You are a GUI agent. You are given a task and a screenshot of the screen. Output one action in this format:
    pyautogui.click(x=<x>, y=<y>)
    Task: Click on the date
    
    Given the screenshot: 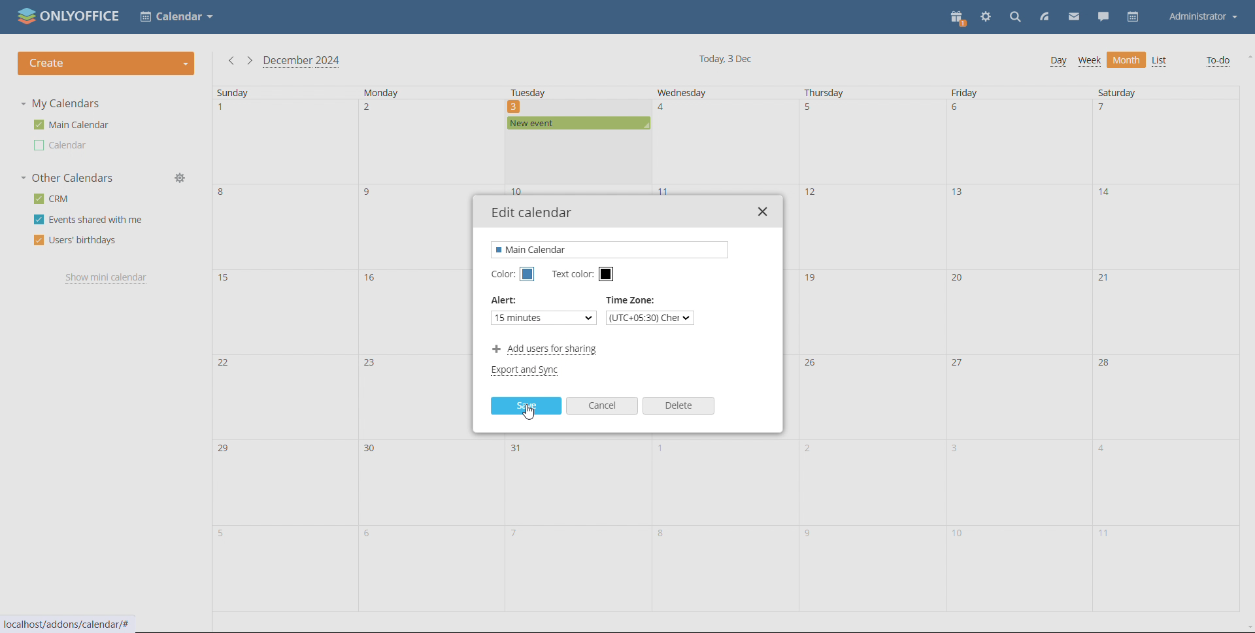 What is the action you would take?
    pyautogui.click(x=1018, y=397)
    